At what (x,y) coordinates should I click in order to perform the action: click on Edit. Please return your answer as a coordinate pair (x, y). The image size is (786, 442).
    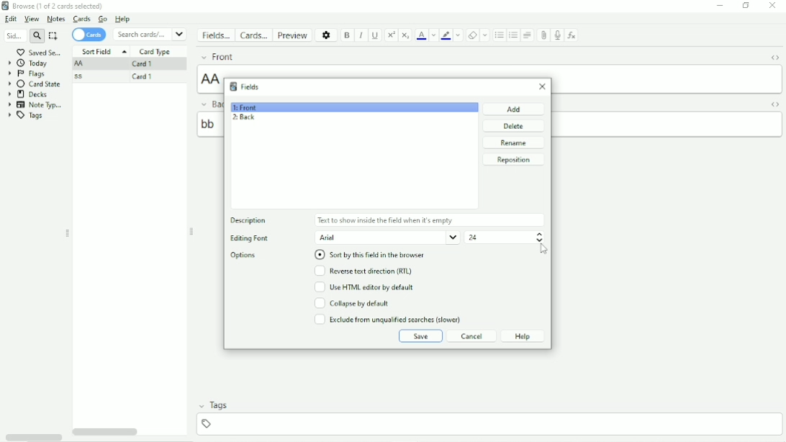
    Looking at the image, I should click on (12, 19).